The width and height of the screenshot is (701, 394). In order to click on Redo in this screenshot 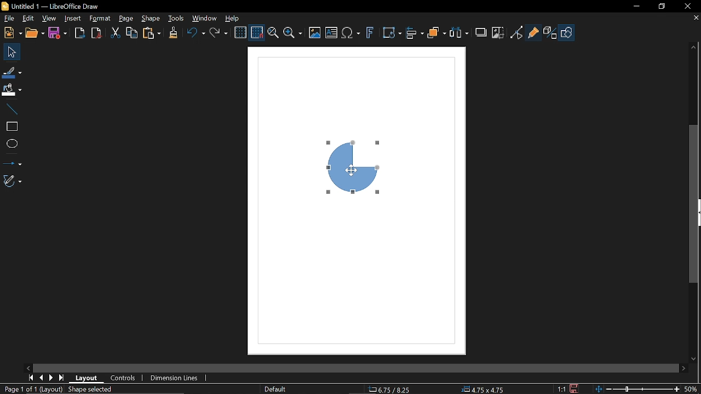, I will do `click(220, 33)`.